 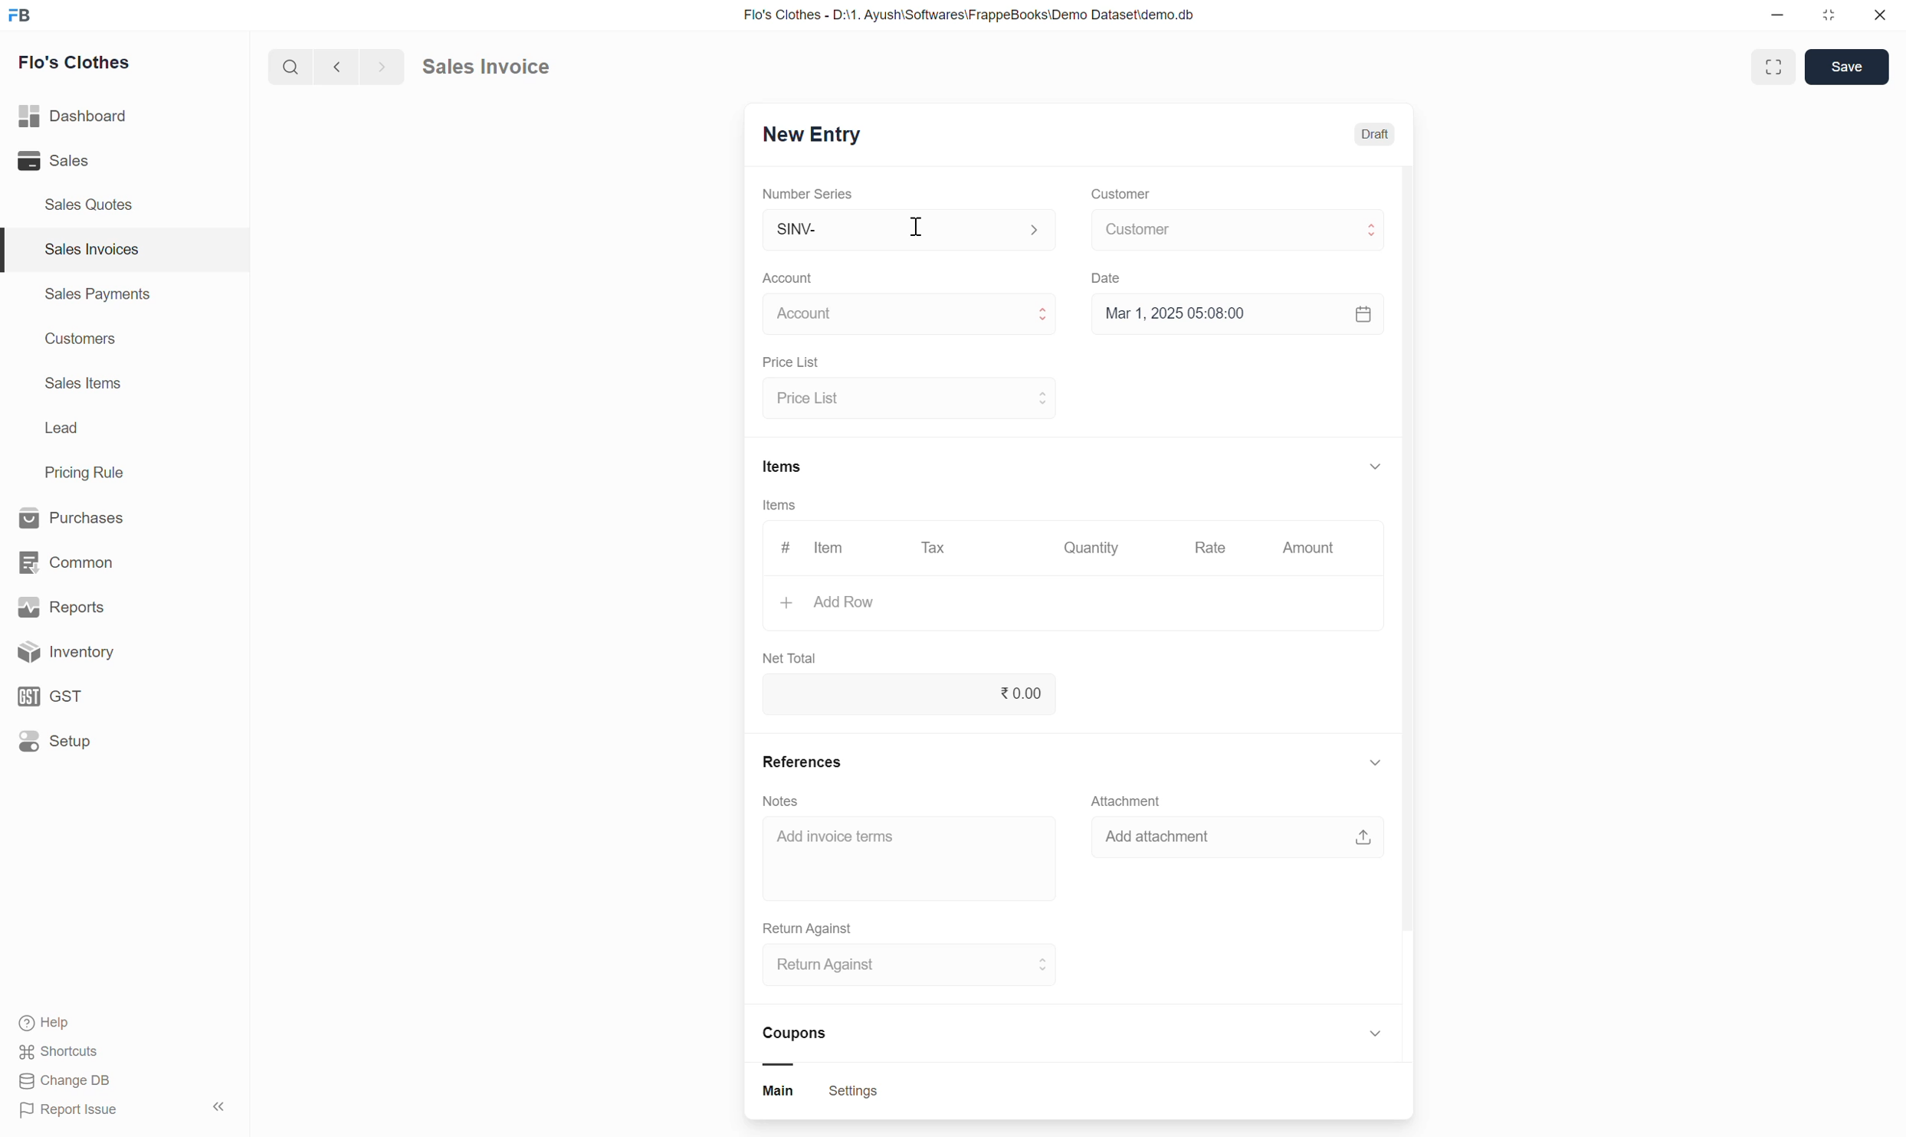 I want to click on add attachment , so click(x=1239, y=843).